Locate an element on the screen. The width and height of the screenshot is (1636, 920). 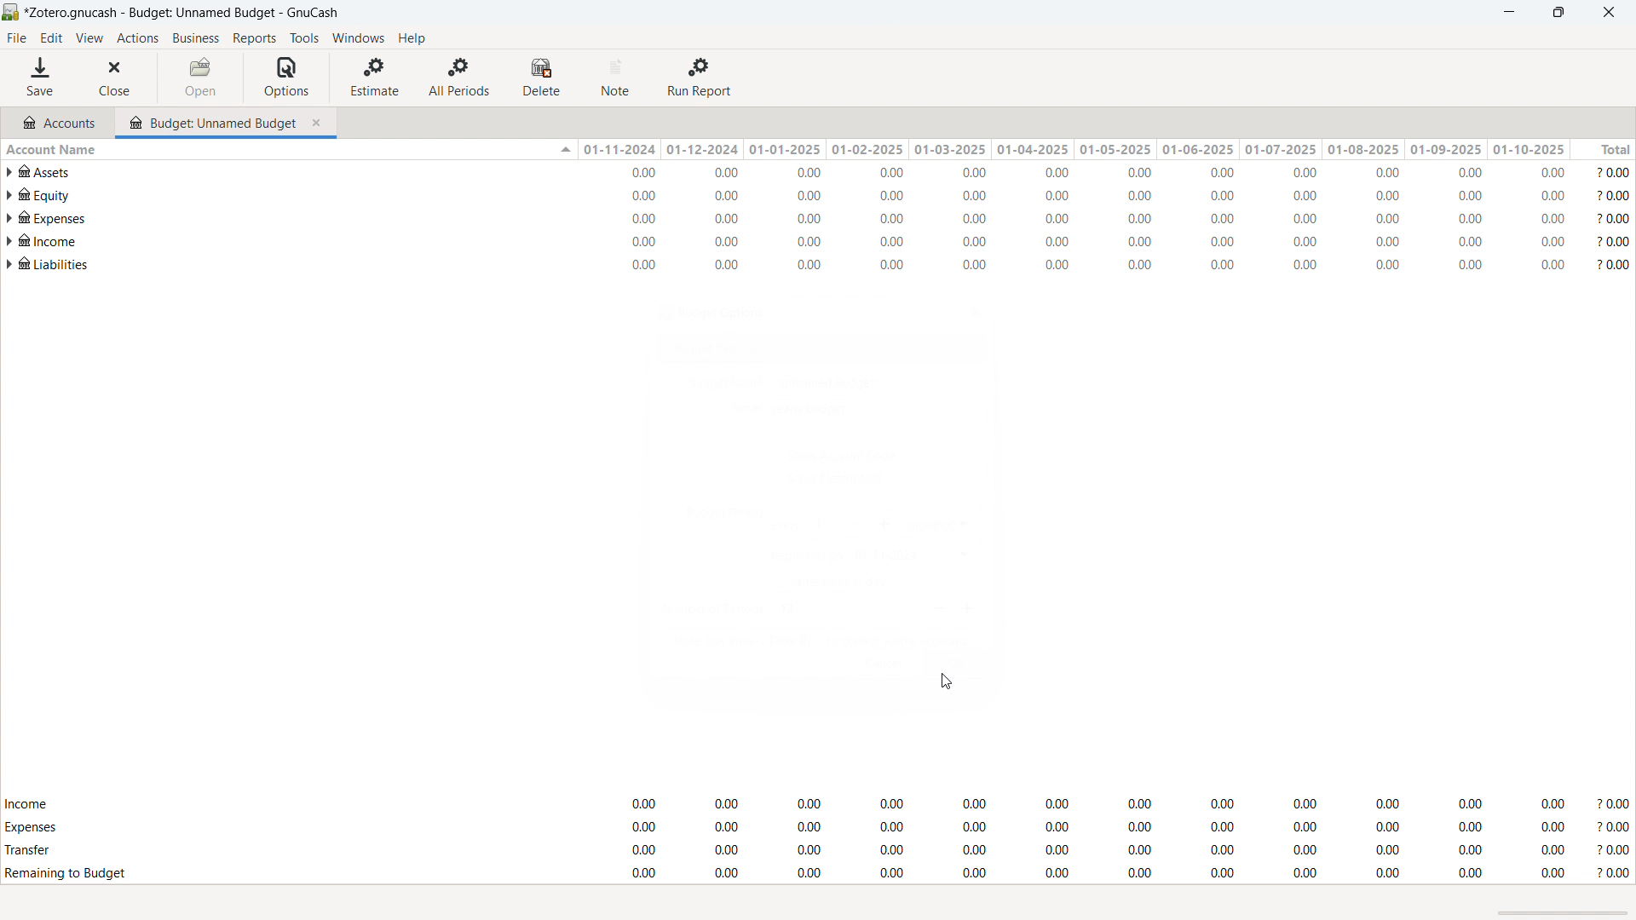
account statement for "Income" is located at coordinates (829, 240).